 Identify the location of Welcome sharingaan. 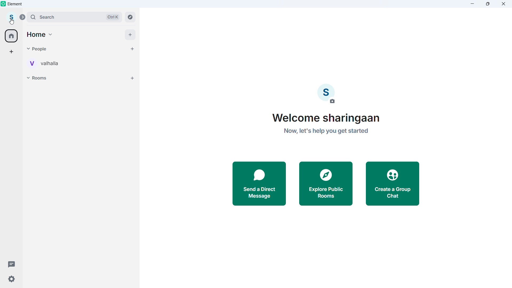
(328, 118).